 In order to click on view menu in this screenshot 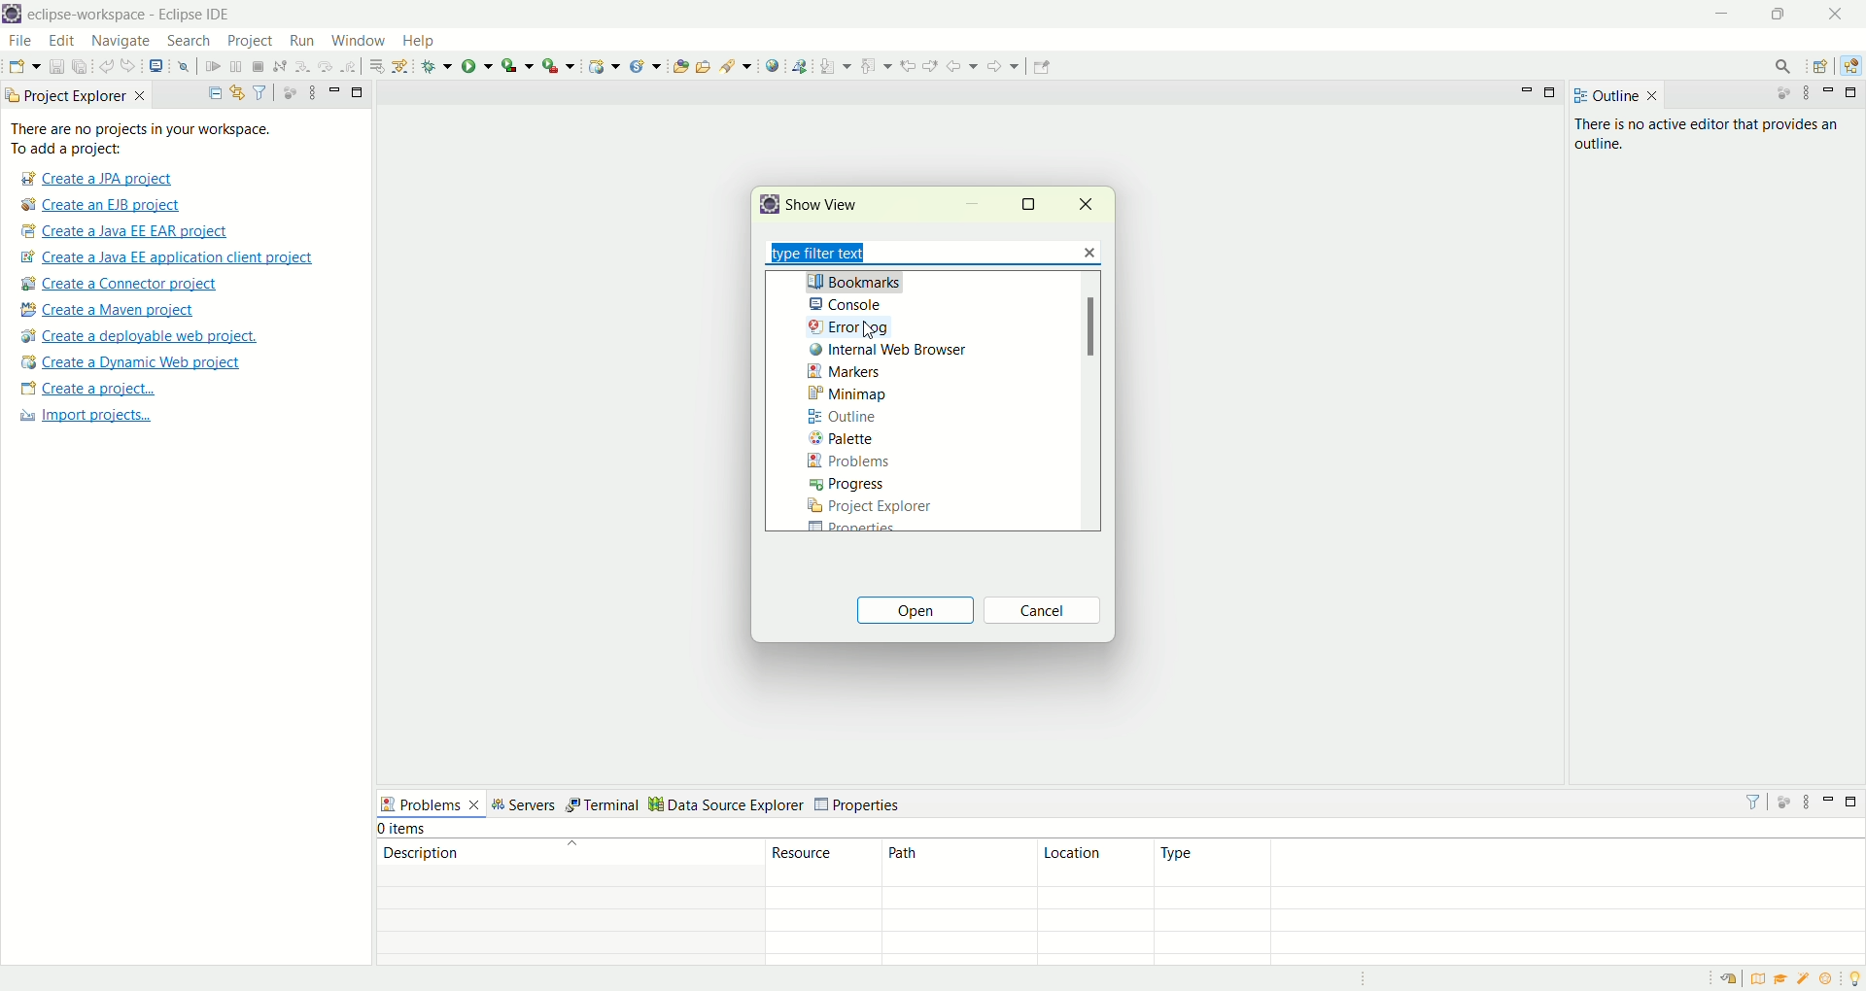, I will do `click(308, 92)`.